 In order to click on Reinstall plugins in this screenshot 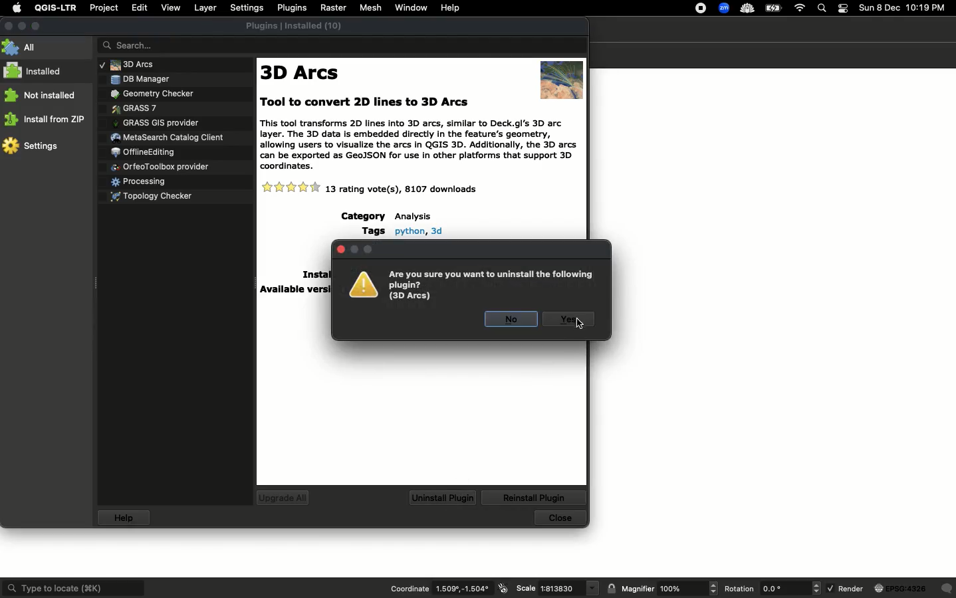, I will do `click(535, 498)`.